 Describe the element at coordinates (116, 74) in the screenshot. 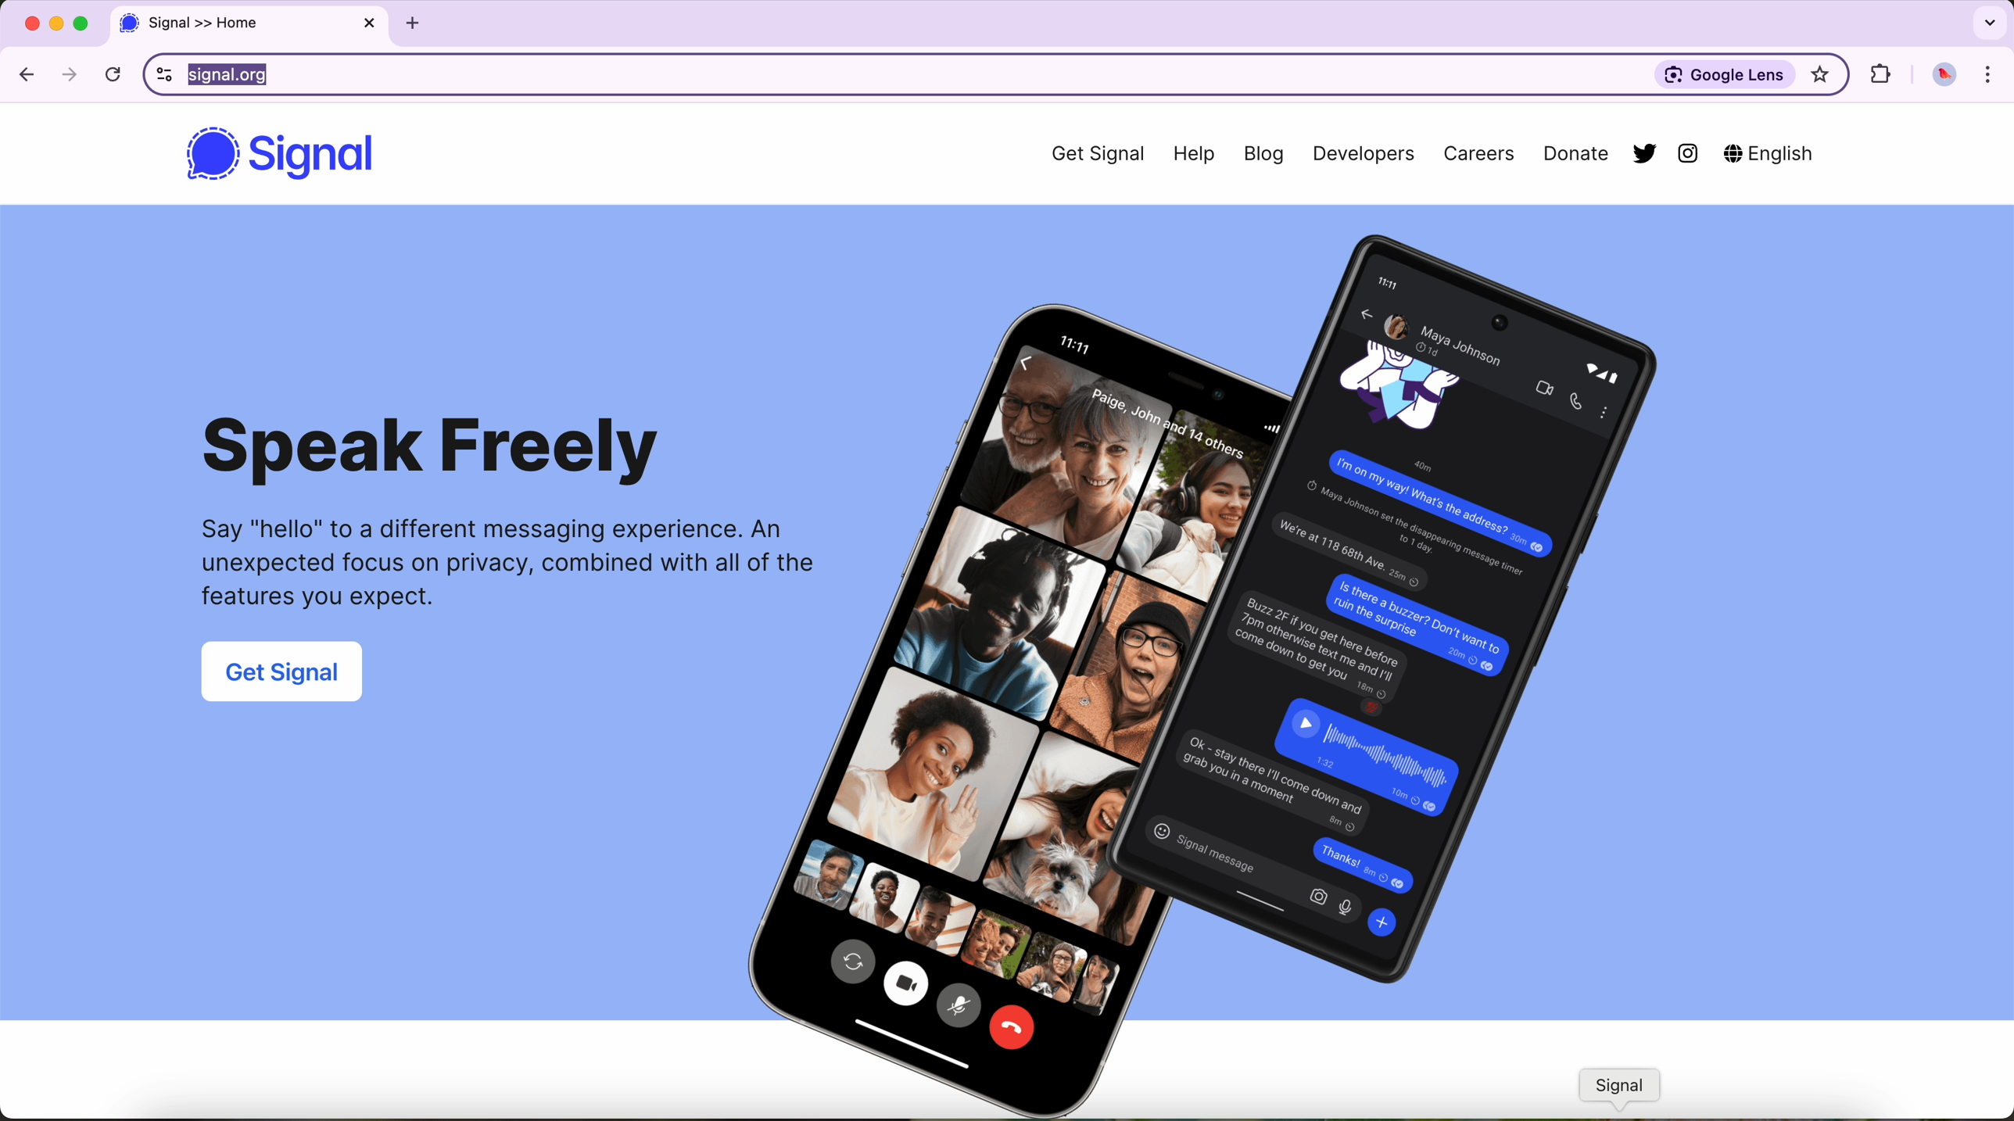

I see `refresh the page` at that location.